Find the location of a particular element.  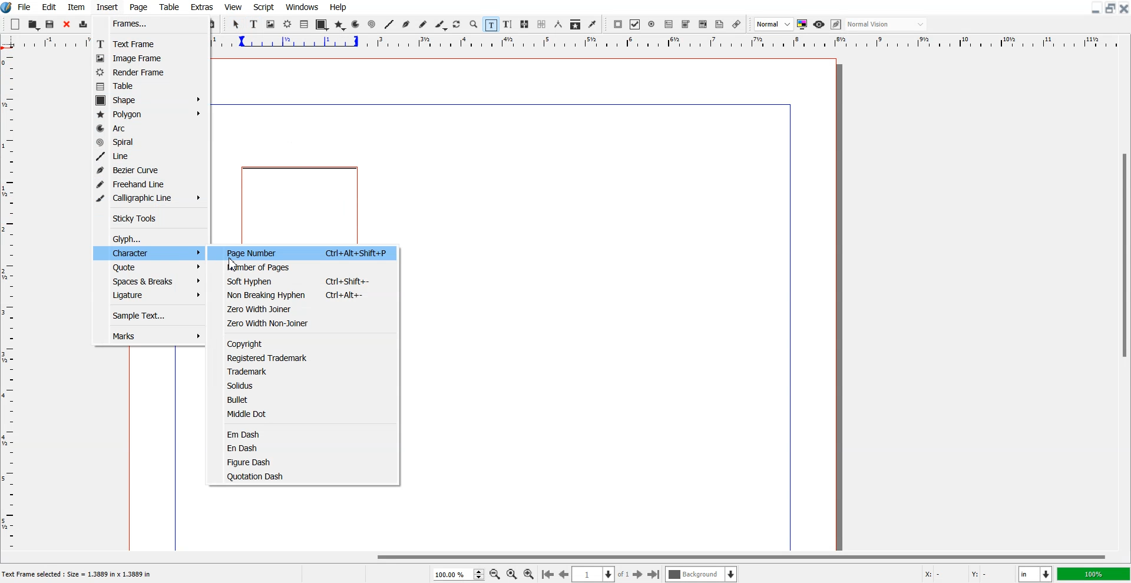

New is located at coordinates (15, 24).